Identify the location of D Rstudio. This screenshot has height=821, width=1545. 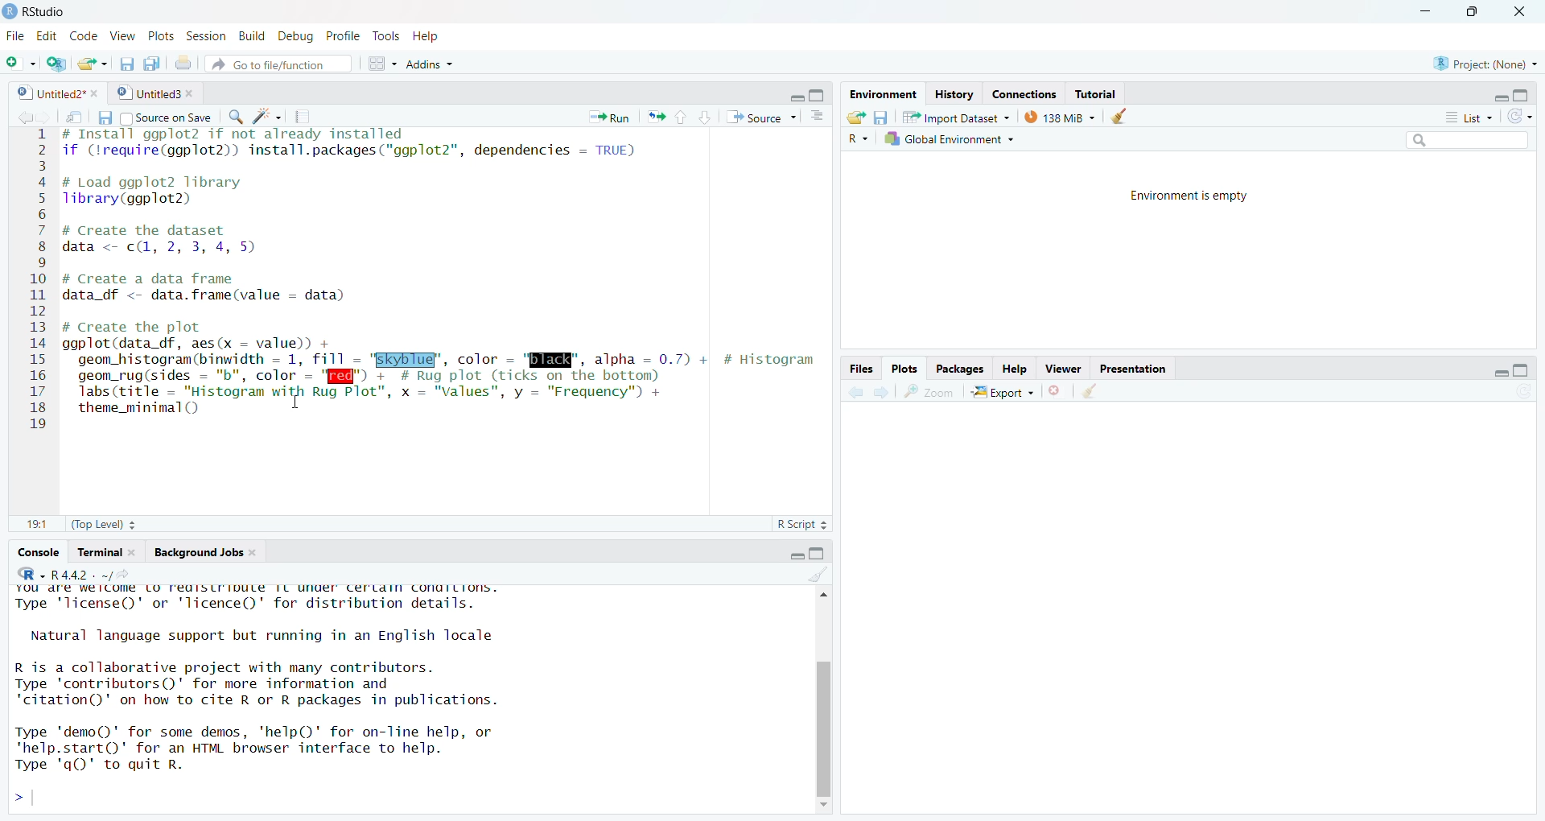
(71, 11).